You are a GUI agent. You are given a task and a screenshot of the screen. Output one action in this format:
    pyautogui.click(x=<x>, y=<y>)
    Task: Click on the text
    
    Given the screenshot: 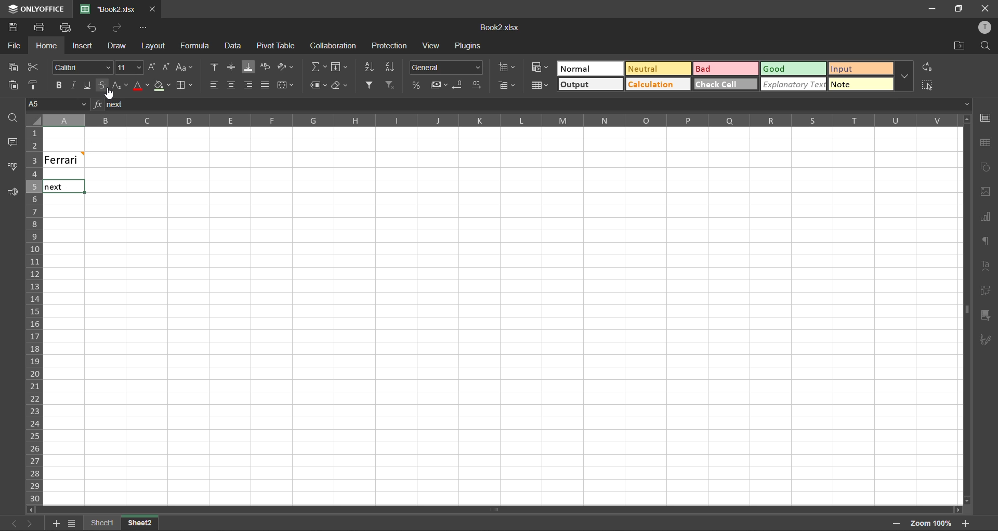 What is the action you would take?
    pyautogui.click(x=987, y=267)
    